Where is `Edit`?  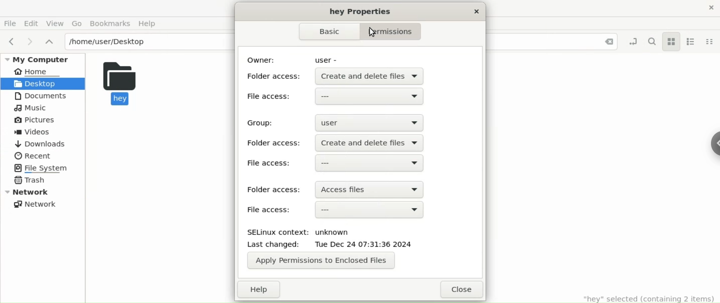 Edit is located at coordinates (32, 22).